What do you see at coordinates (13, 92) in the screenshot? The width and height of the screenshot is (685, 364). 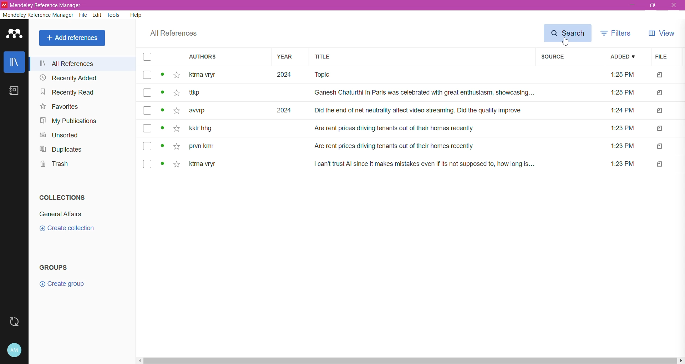 I see `Notebook` at bounding box center [13, 92].